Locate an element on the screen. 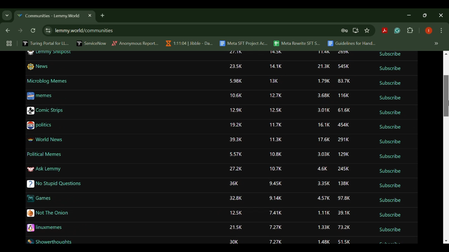 This screenshot has height=252, width=449. 11.7K is located at coordinates (275, 125).